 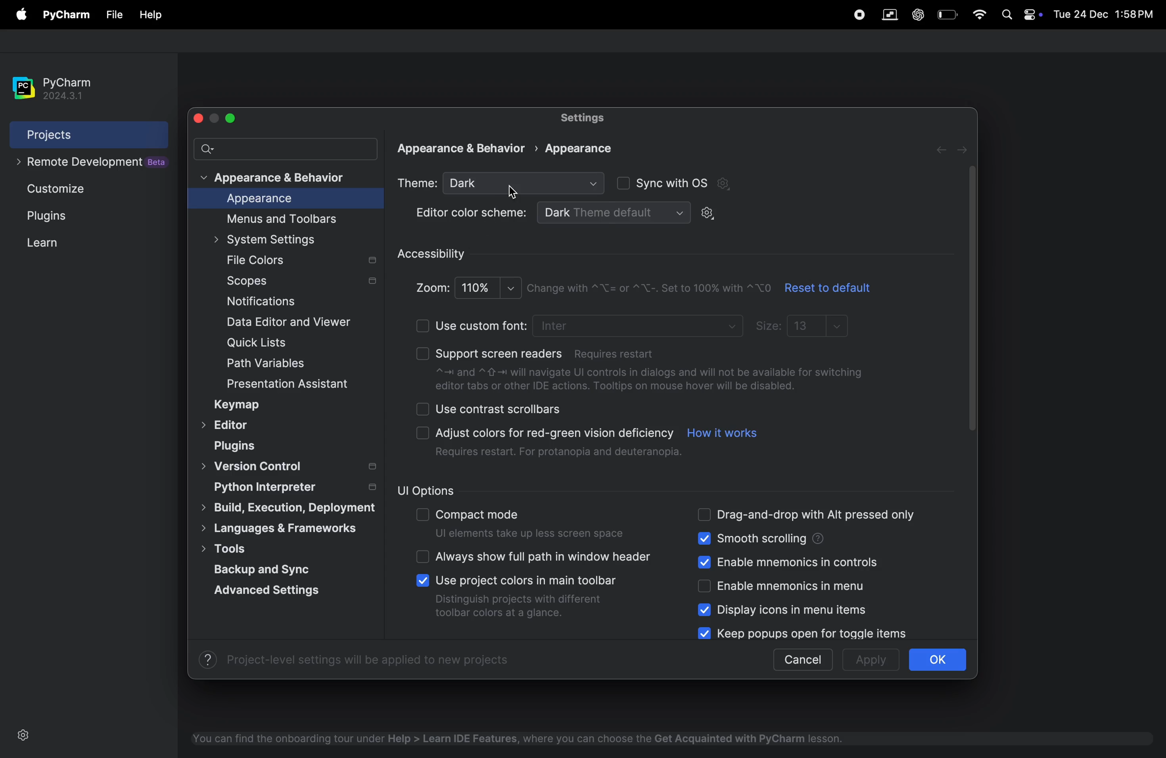 What do you see at coordinates (813, 634) in the screenshot?
I see `keep popups for open for toggle items` at bounding box center [813, 634].